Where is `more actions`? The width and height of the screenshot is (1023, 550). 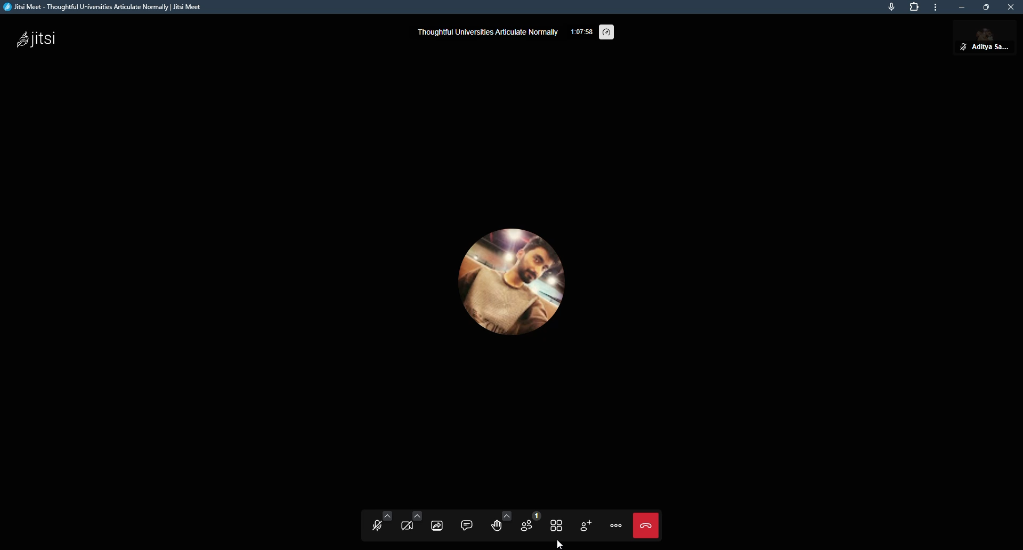
more actions is located at coordinates (618, 525).